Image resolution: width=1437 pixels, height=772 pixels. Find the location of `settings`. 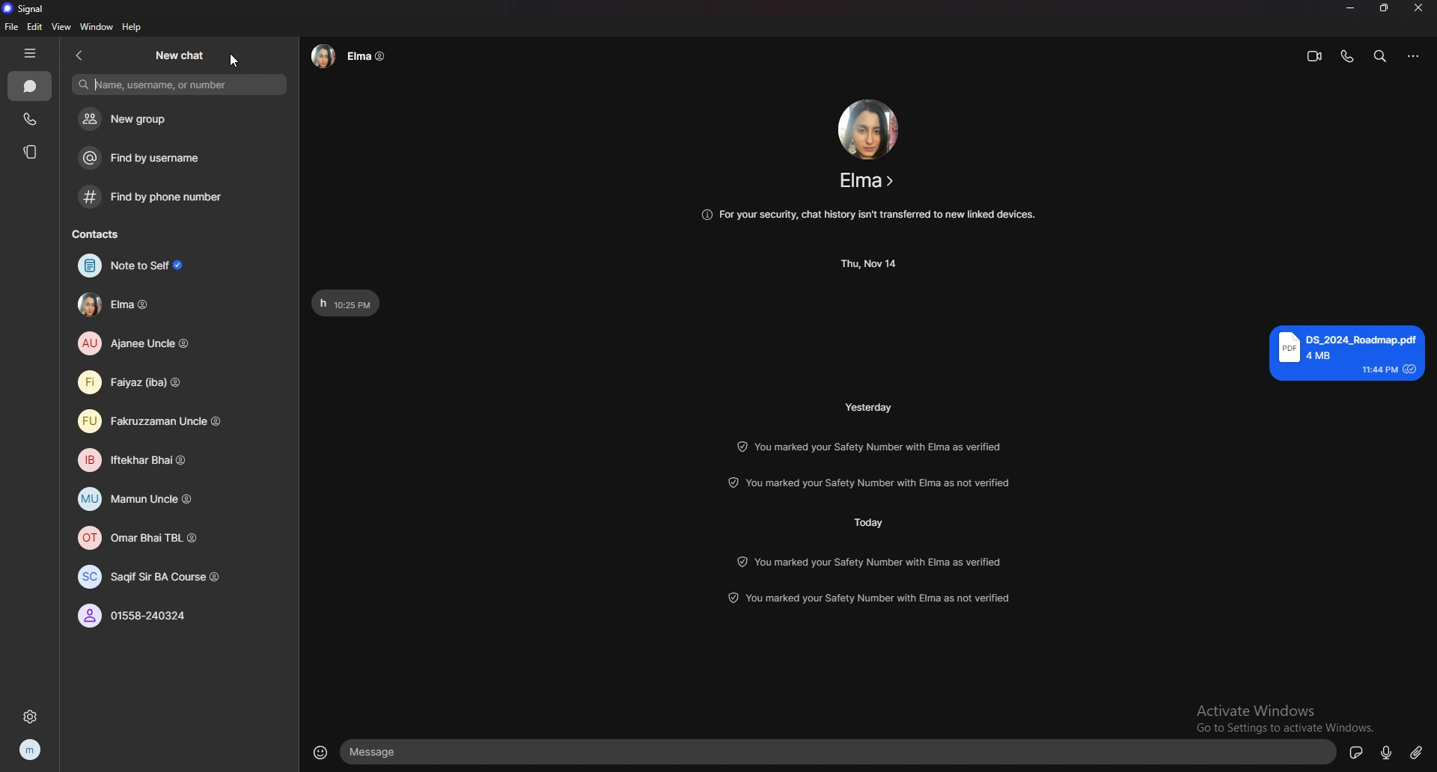

settings is located at coordinates (29, 716).